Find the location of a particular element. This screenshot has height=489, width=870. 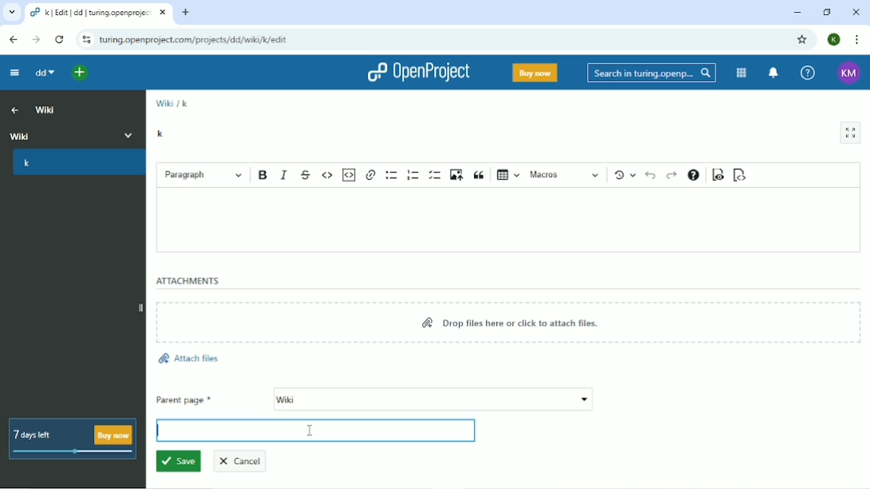

Collapse project menu is located at coordinates (14, 72).